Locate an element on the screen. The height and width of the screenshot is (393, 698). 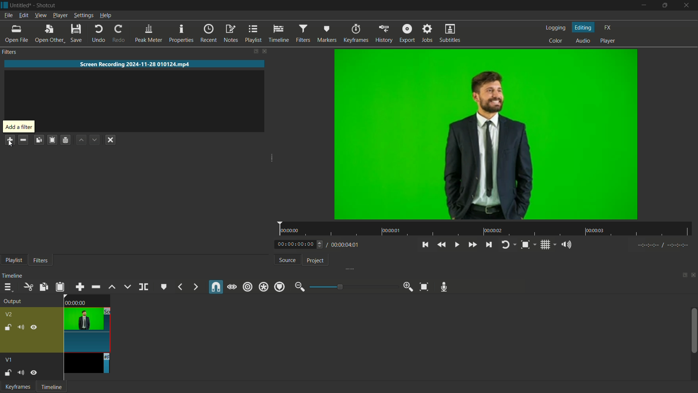
quickly play backward is located at coordinates (441, 245).